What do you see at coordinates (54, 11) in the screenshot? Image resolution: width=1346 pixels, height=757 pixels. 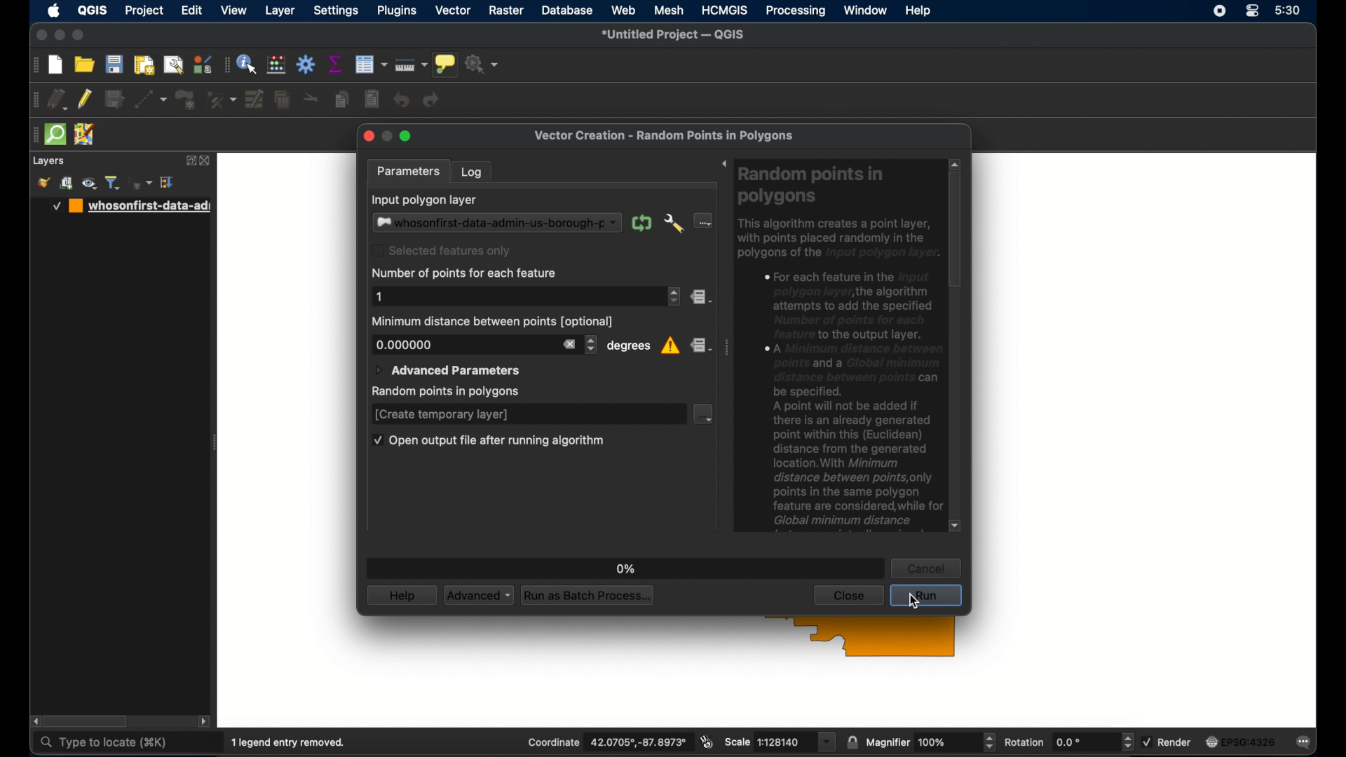 I see `apple icon` at bounding box center [54, 11].